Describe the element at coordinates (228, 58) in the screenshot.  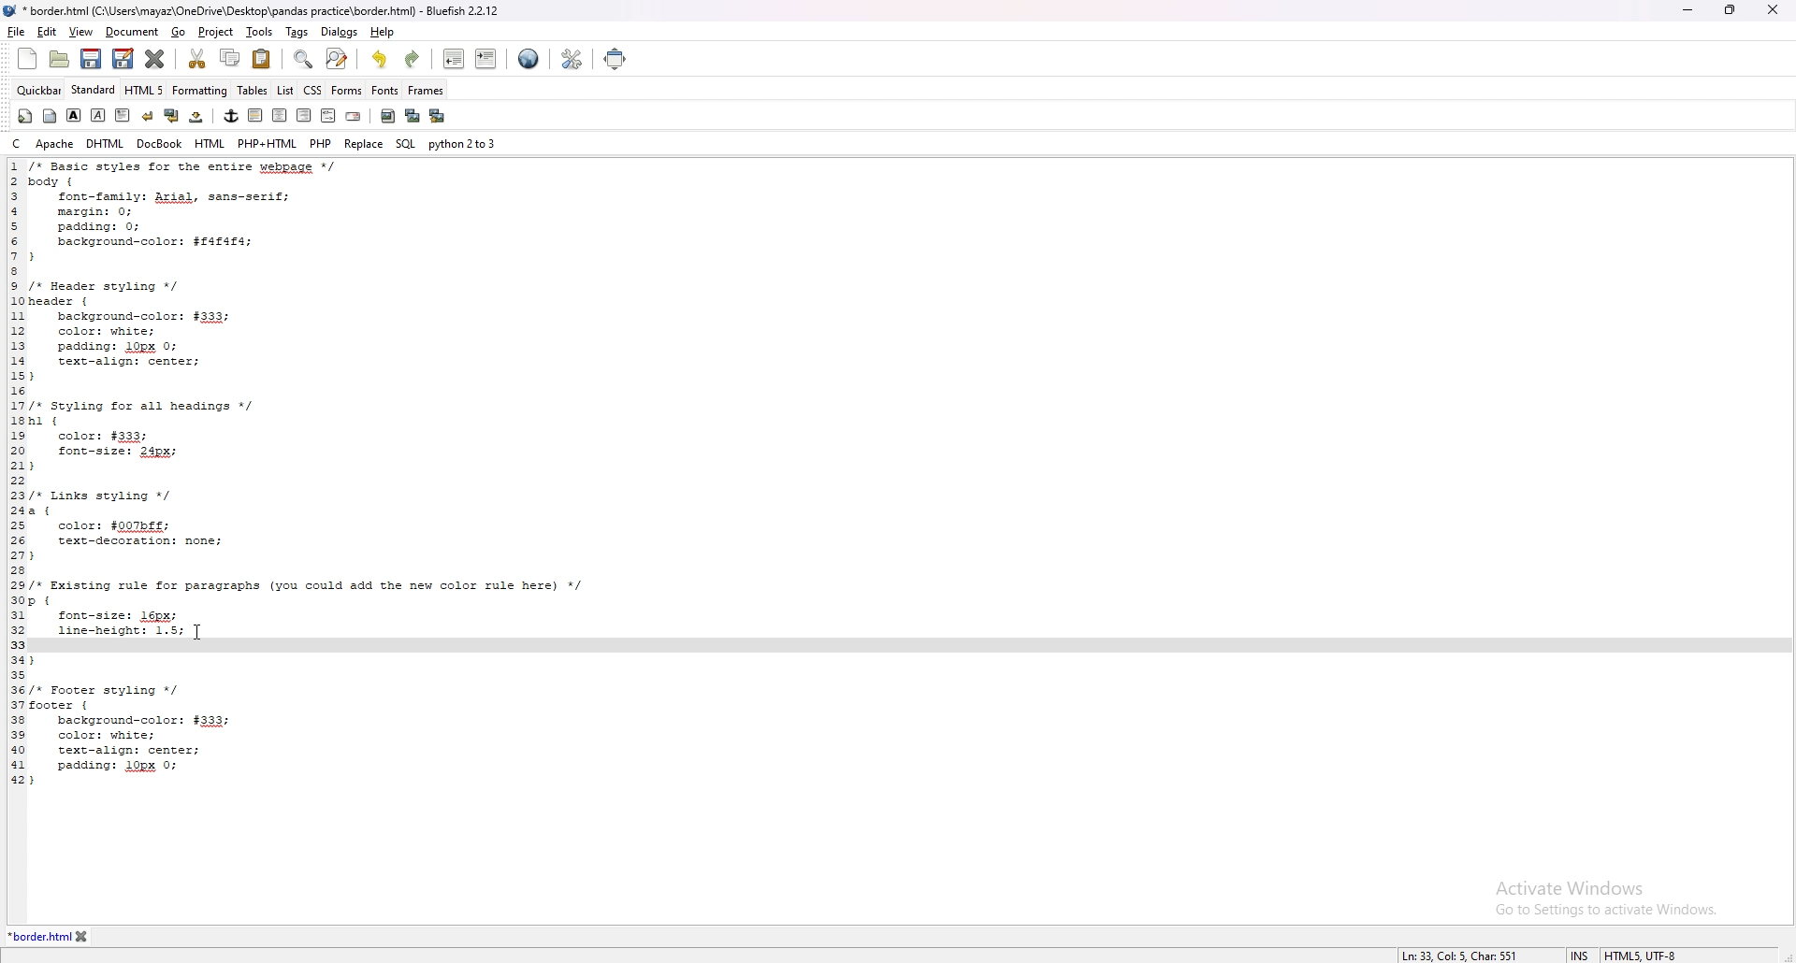
I see `copy` at that location.